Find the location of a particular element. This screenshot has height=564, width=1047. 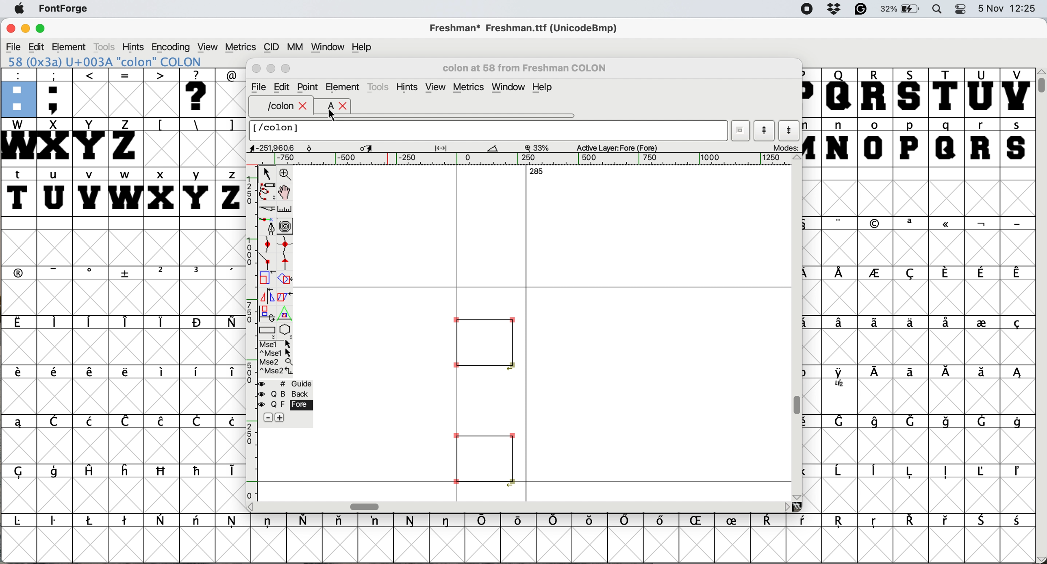

cursor is located at coordinates (335, 115).